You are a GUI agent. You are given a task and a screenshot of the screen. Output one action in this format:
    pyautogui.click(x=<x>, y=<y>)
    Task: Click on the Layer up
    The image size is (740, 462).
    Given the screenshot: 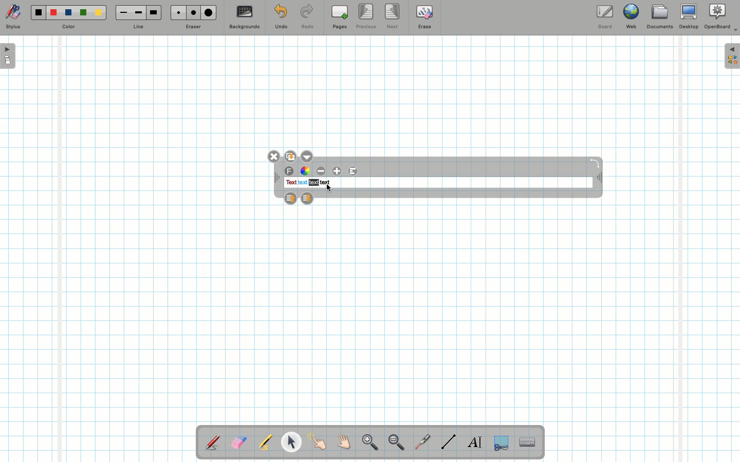 What is the action you would take?
    pyautogui.click(x=289, y=198)
    